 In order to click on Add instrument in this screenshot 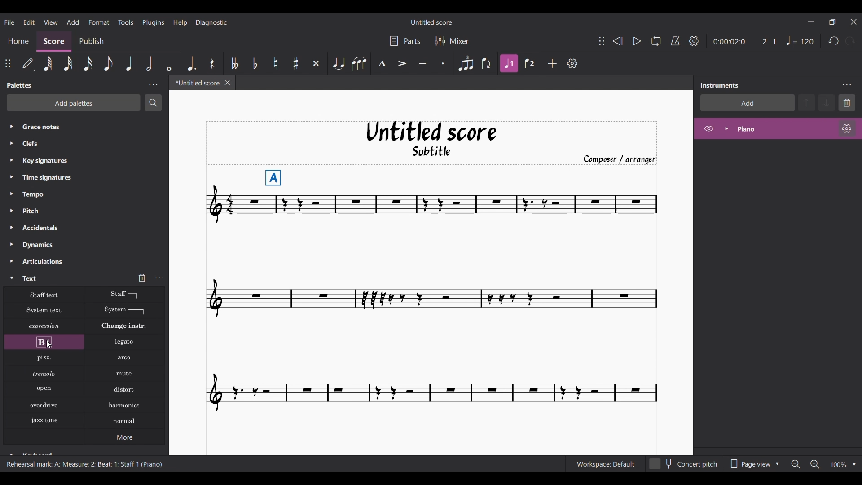, I will do `click(748, 103)`.